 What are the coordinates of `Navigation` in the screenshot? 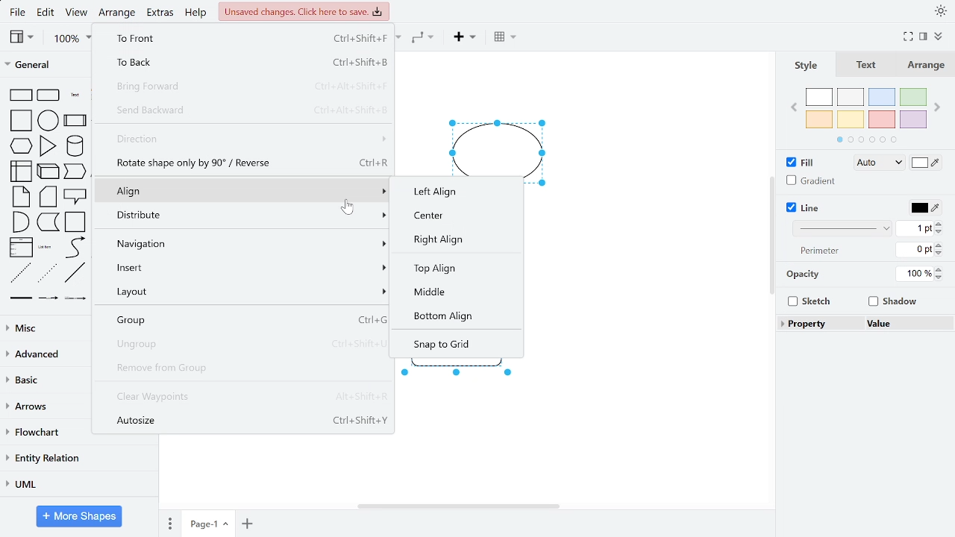 It's located at (243, 244).